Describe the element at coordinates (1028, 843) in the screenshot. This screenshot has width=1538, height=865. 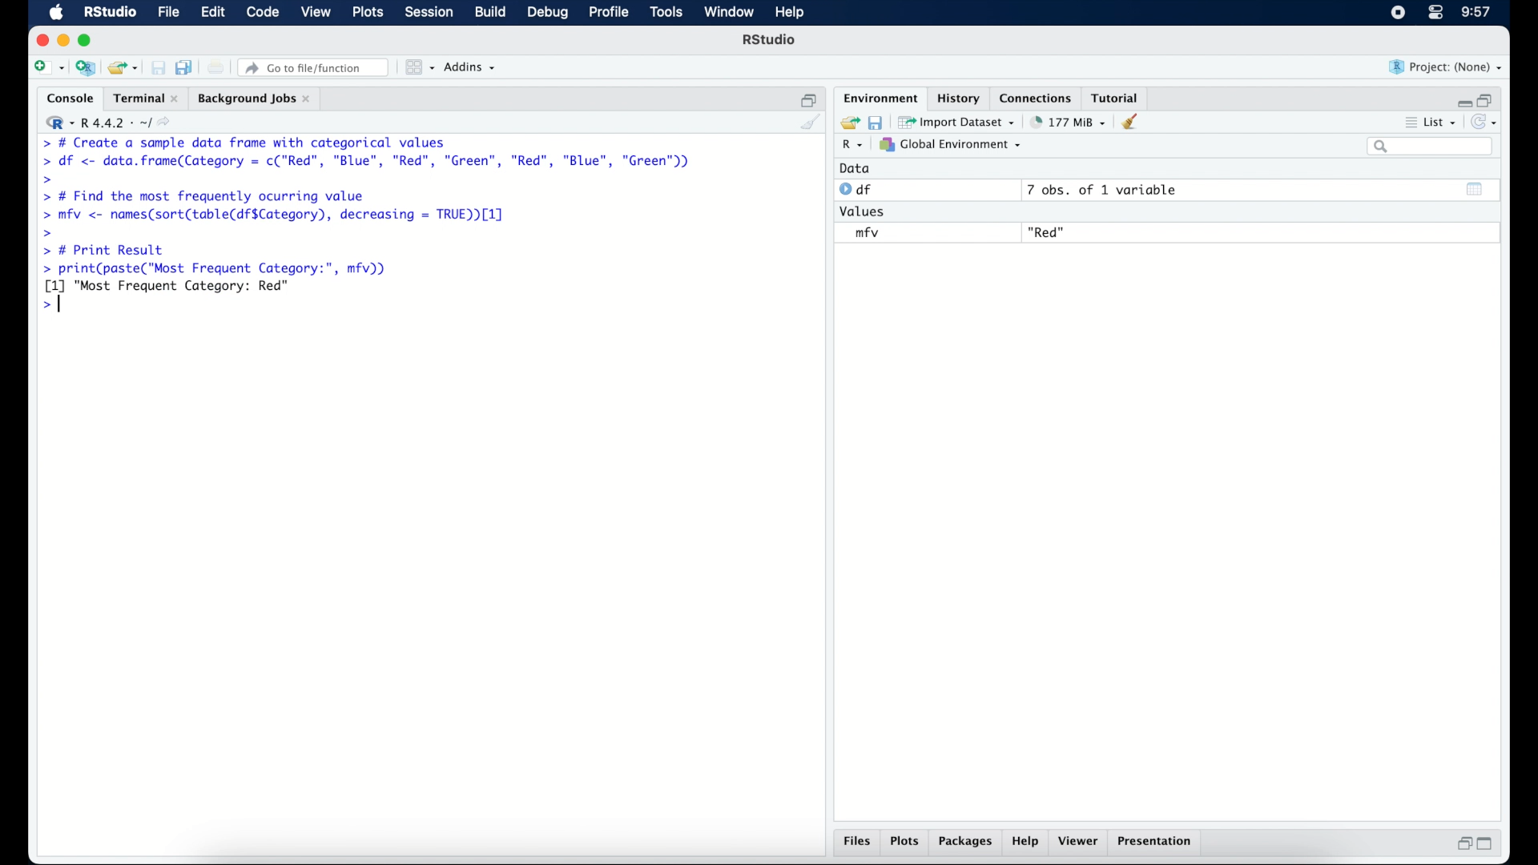
I see `help` at that location.